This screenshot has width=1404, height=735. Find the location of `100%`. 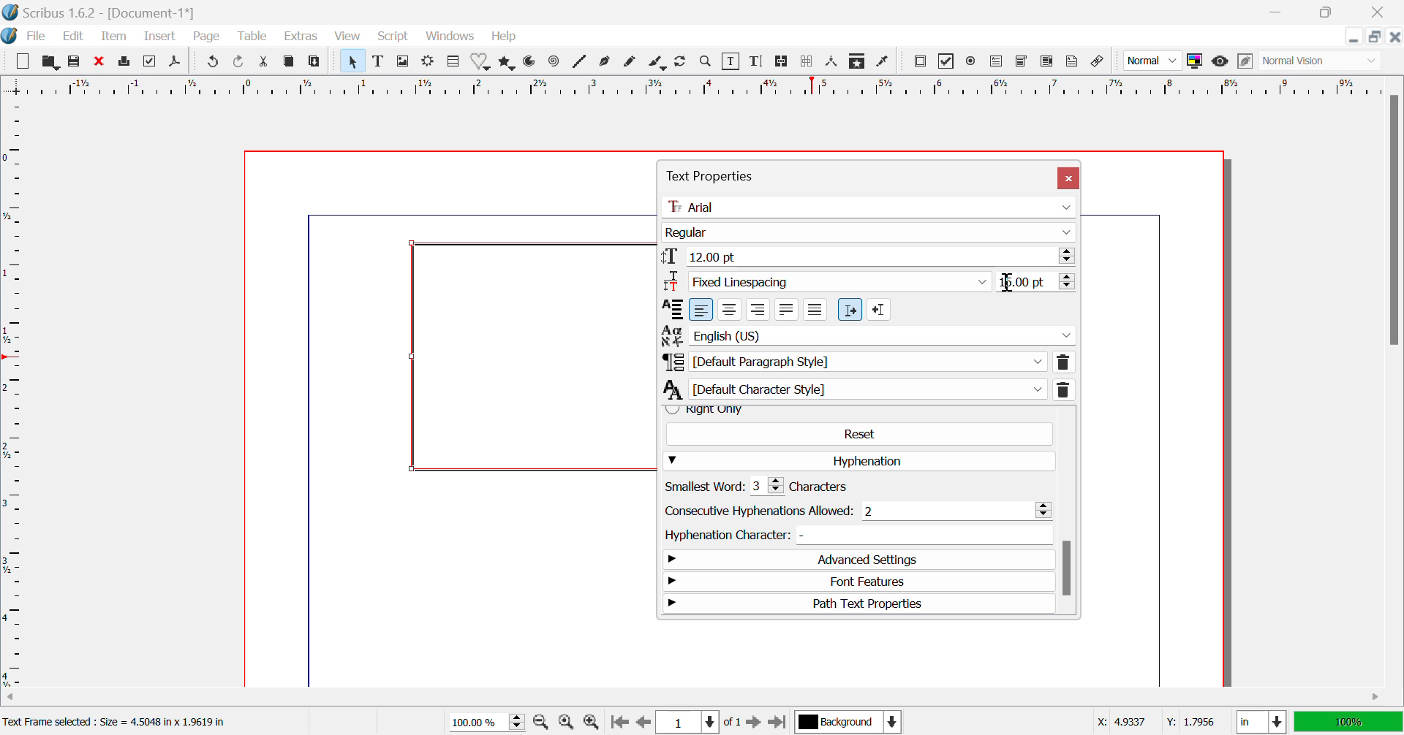

100% is located at coordinates (1347, 722).